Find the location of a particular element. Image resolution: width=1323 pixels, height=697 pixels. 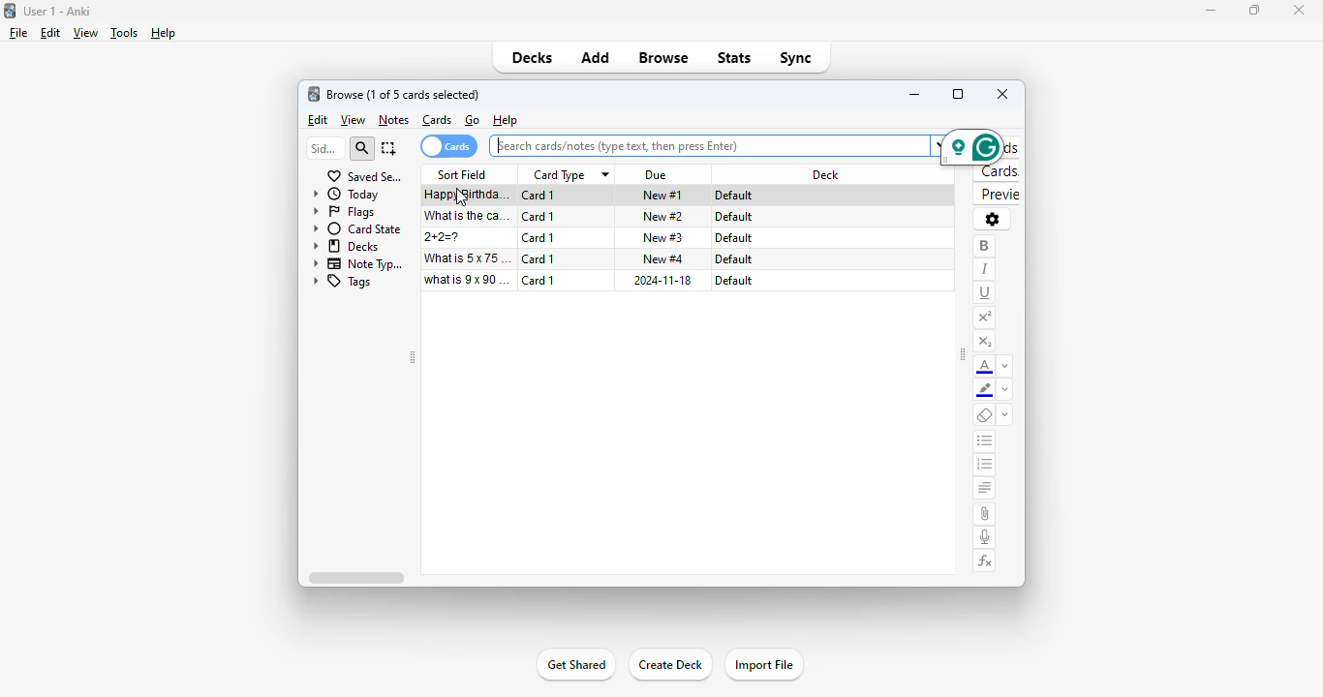

select formatting to remove is located at coordinates (1004, 415).